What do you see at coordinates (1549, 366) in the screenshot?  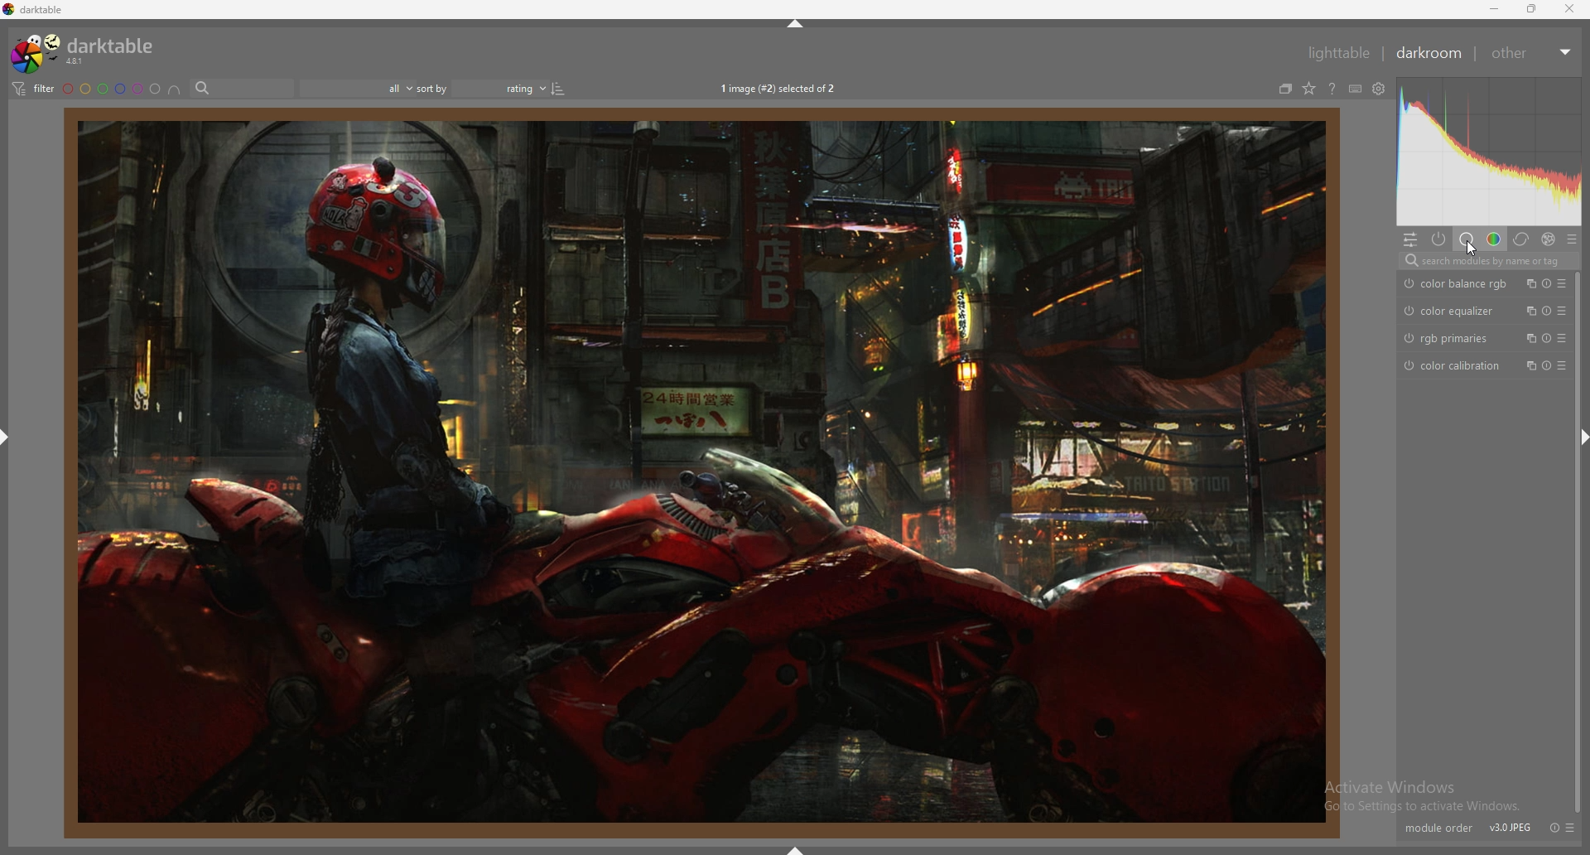 I see `reset` at bounding box center [1549, 366].